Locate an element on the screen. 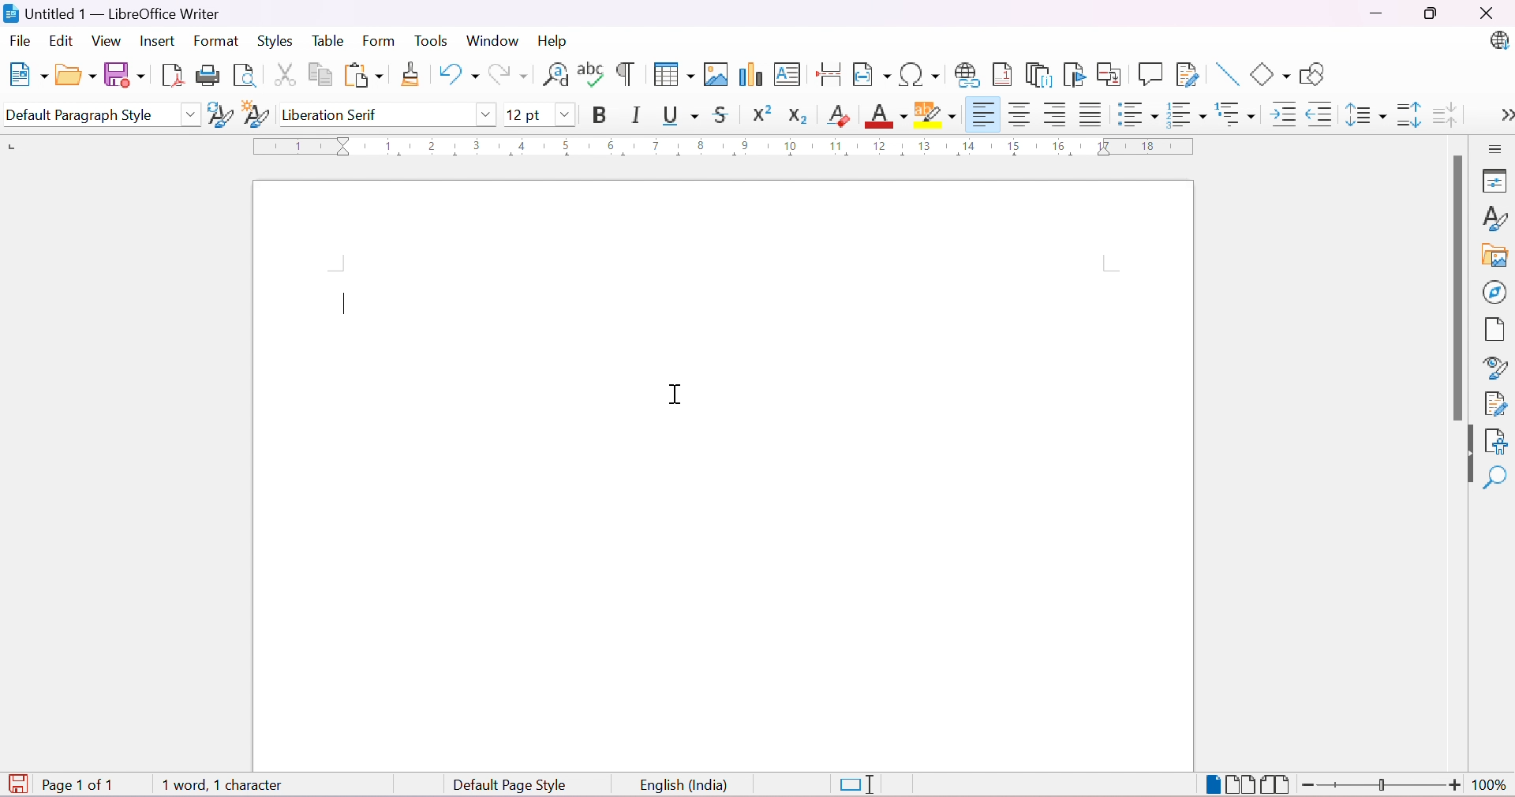  Drop Down is located at coordinates (190, 114).